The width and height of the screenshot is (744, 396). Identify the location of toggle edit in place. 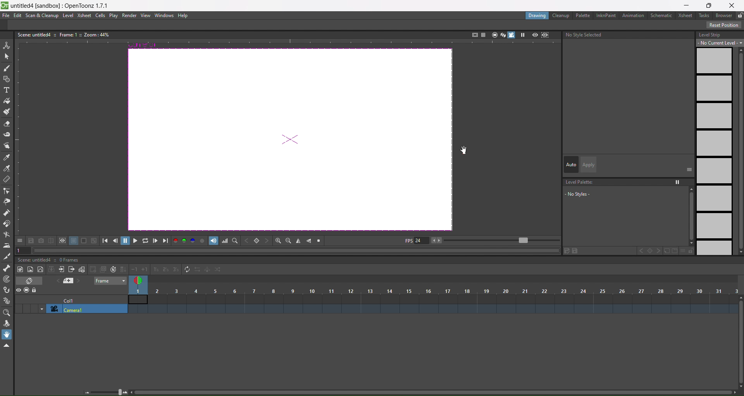
(81, 269).